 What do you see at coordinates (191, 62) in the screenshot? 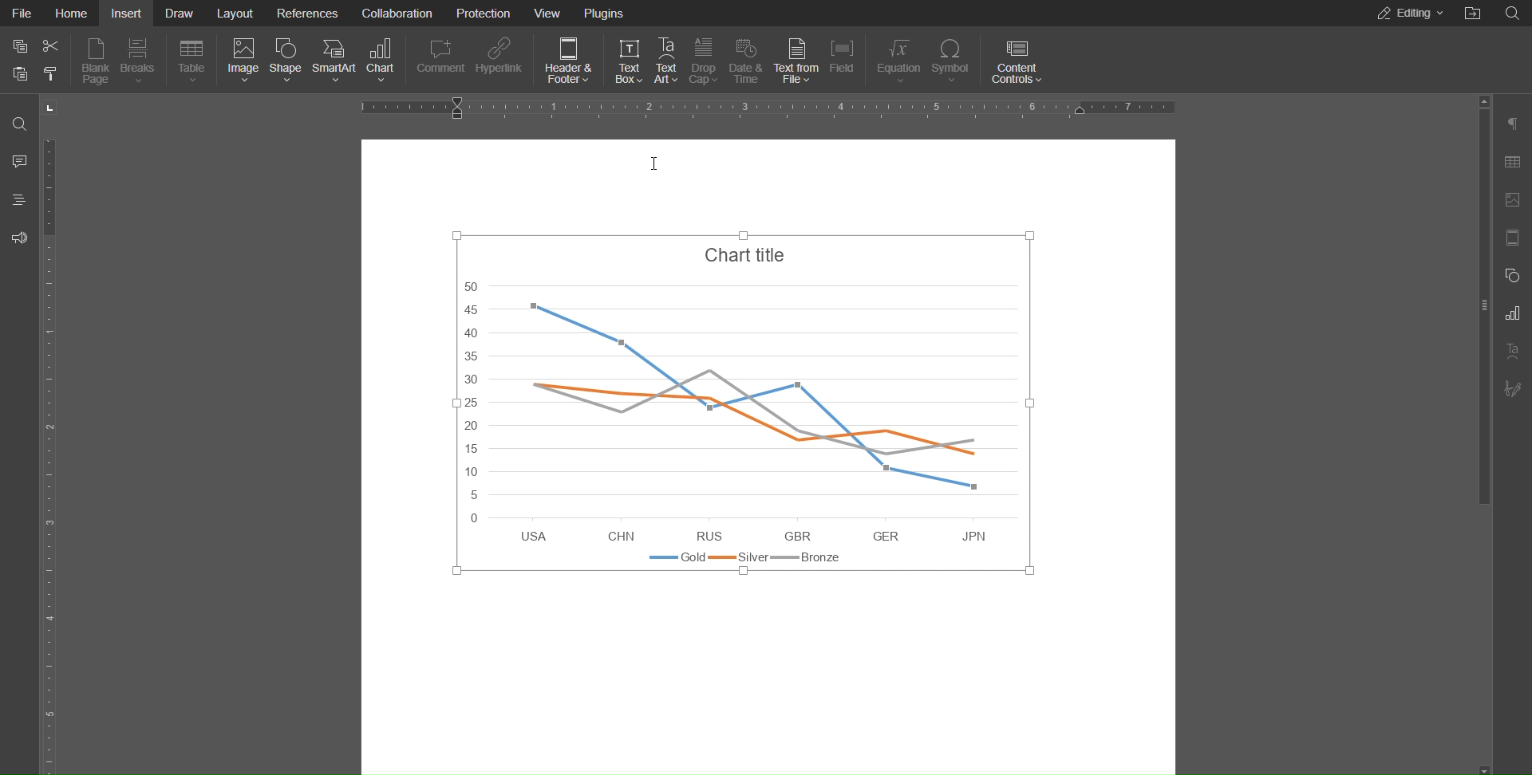
I see `Table` at bounding box center [191, 62].